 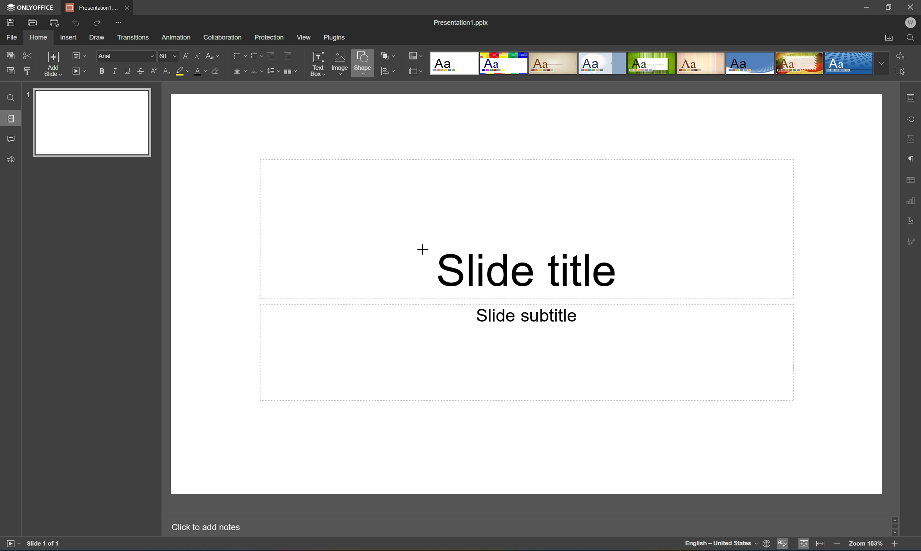 I want to click on 60, so click(x=167, y=56).